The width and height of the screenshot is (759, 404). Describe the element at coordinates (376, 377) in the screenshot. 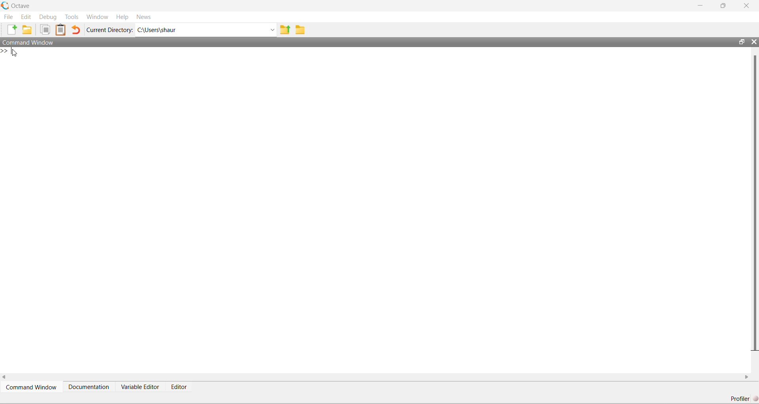

I see `horizontal scroll bar` at that location.